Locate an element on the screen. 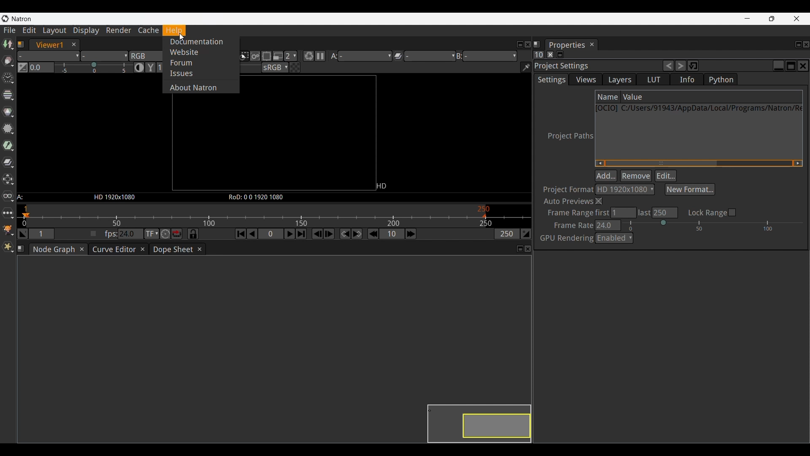  fps: 24.0 is located at coordinates (124, 233).